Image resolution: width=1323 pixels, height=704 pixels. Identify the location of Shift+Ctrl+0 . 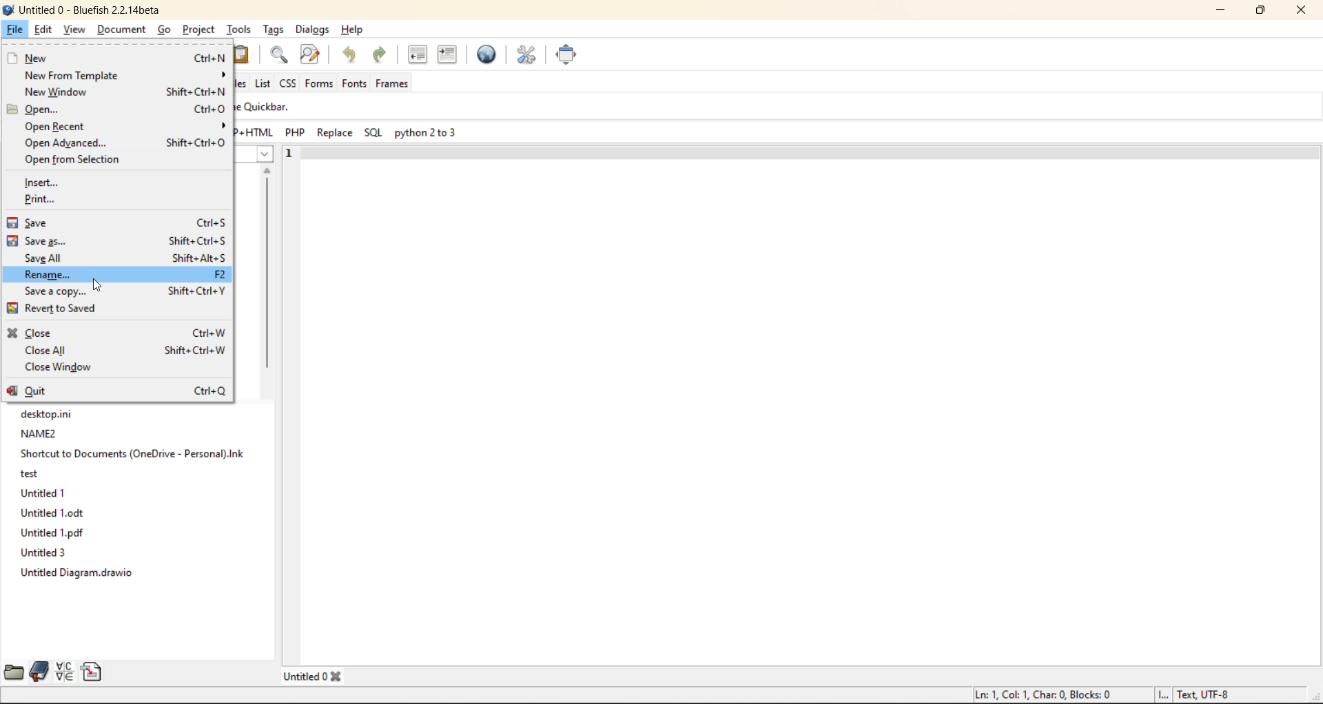
(201, 143).